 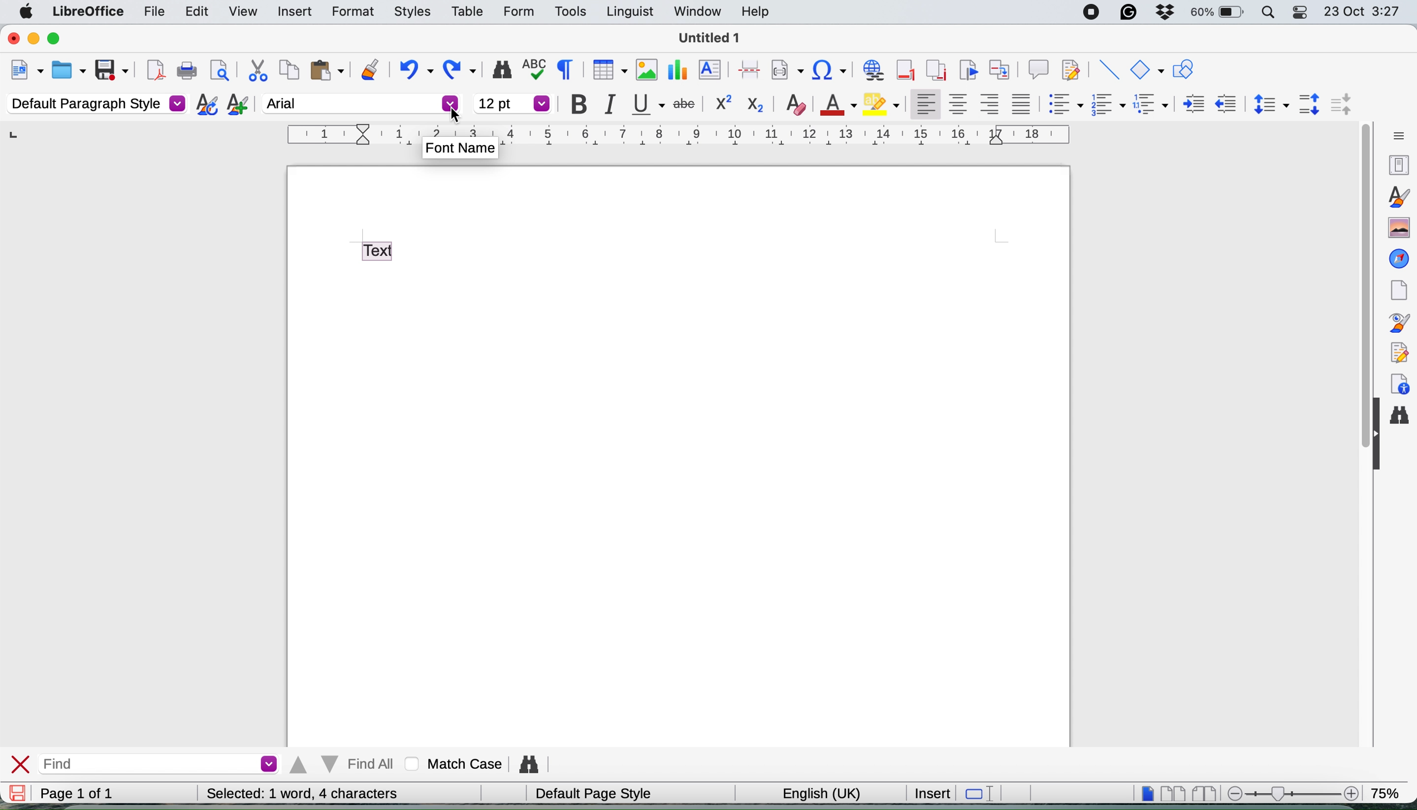 I want to click on page 1 of 1, so click(x=75, y=794).